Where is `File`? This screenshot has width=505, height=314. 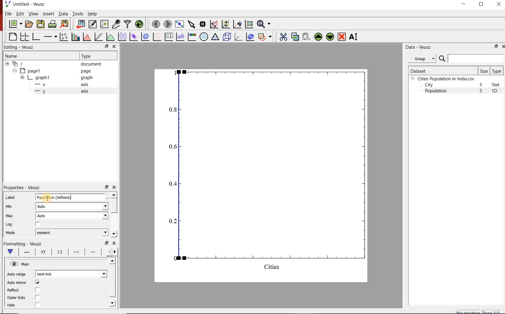
File is located at coordinates (8, 14).